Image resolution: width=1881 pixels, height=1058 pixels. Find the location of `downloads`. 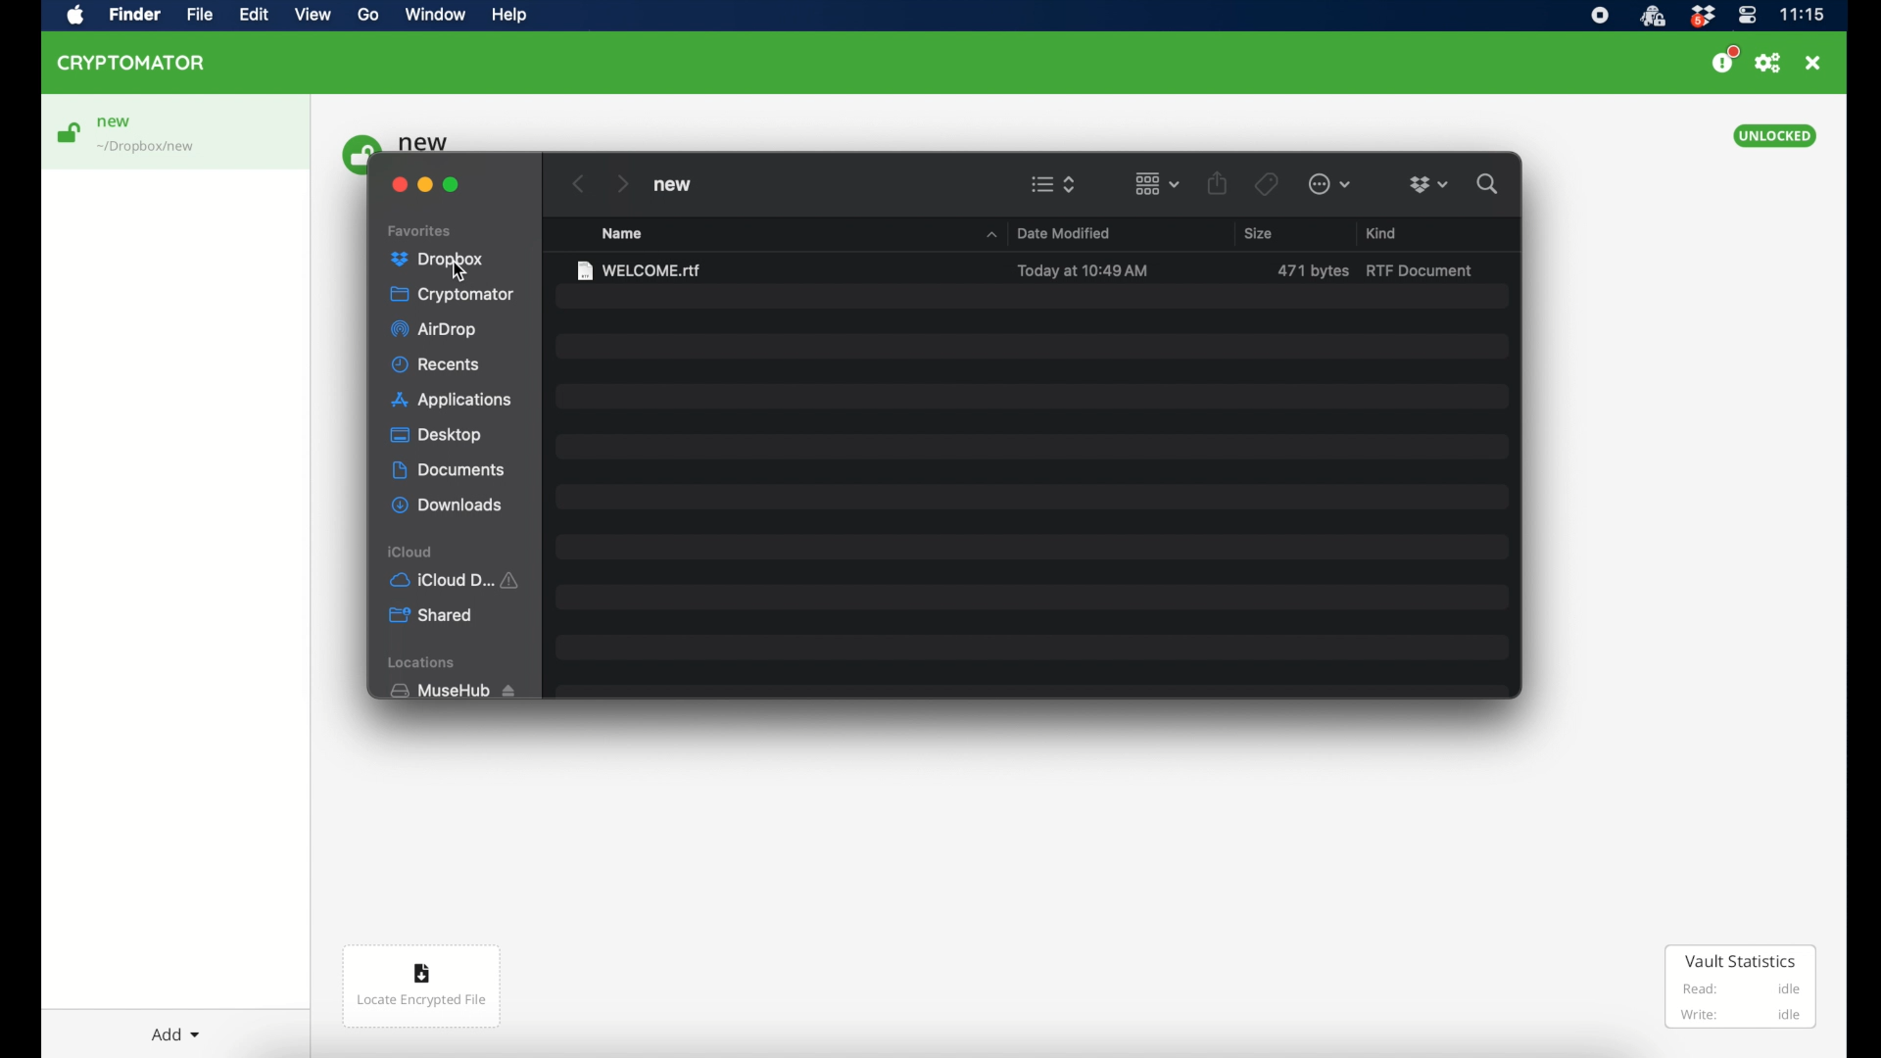

downloads is located at coordinates (447, 505).